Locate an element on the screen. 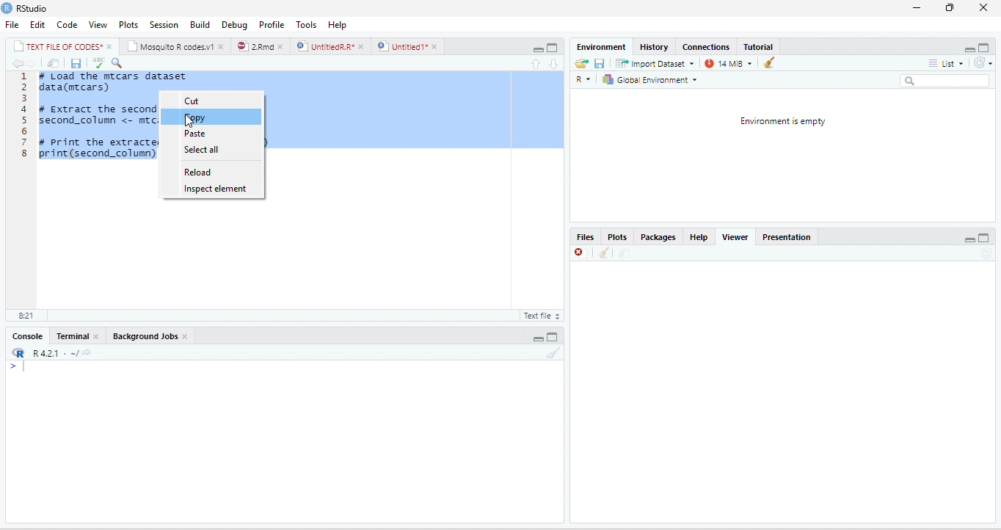 The height and width of the screenshot is (530, 1001). downward is located at coordinates (554, 64).